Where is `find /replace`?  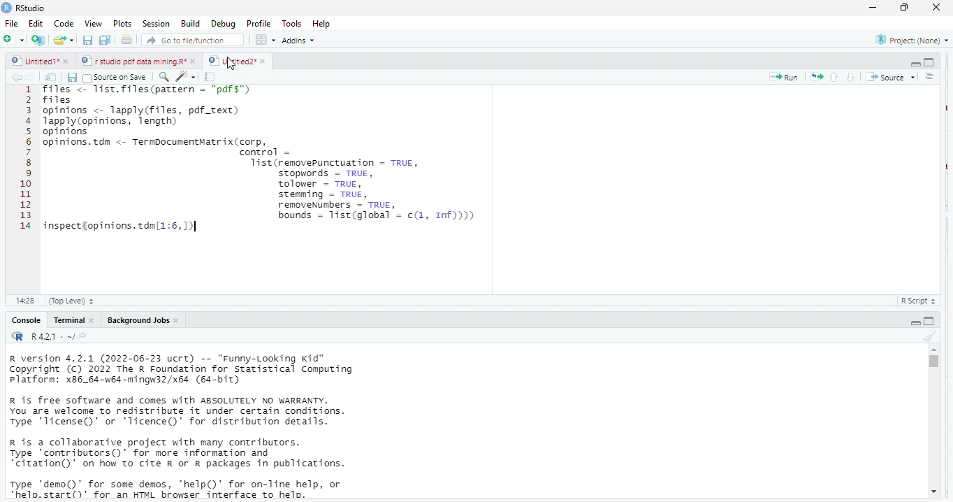
find /replace is located at coordinates (163, 76).